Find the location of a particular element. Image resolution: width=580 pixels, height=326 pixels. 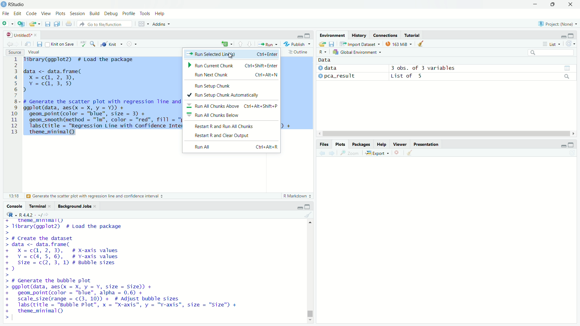

Go to next section/chunk is located at coordinates (249, 43).